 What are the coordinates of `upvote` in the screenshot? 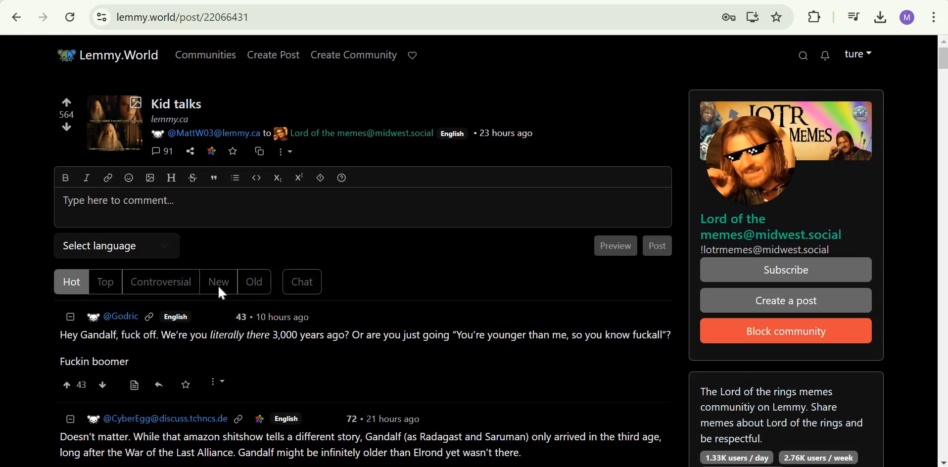 It's located at (66, 101).